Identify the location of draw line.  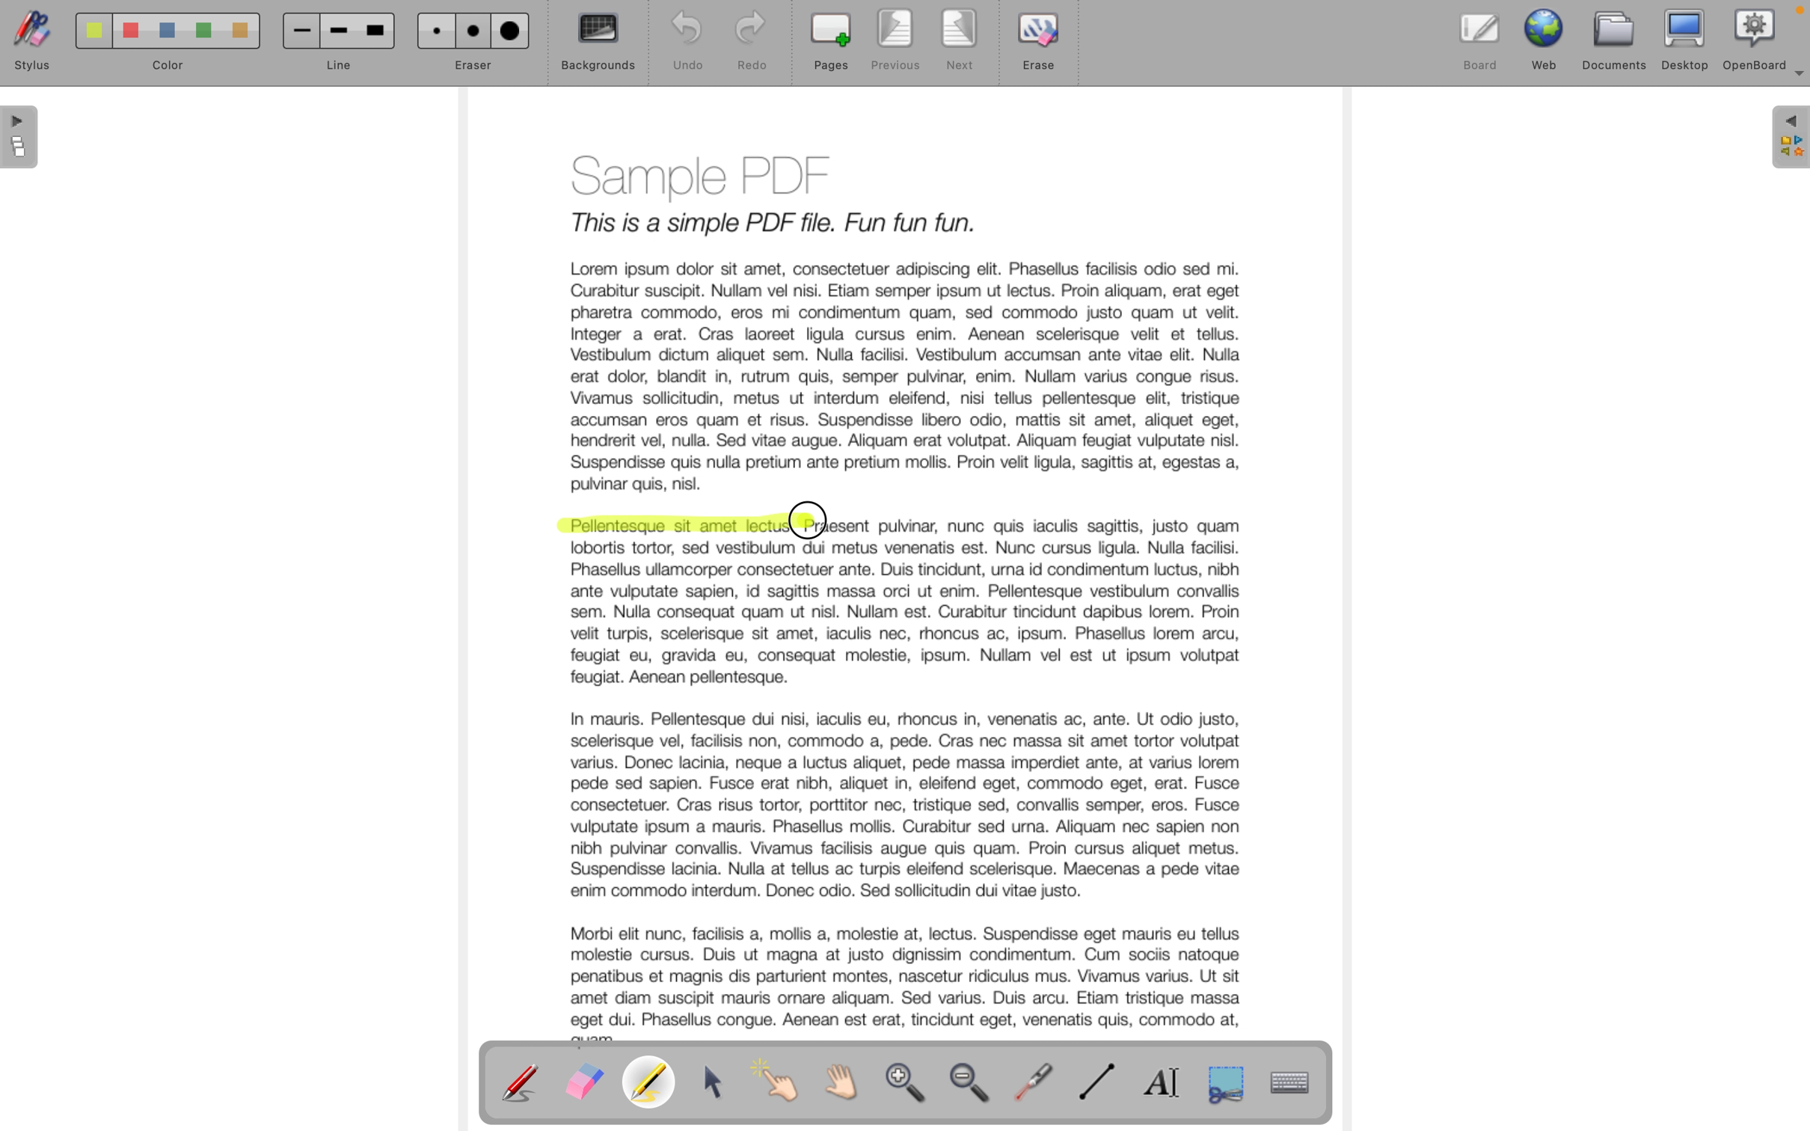
(1102, 1083).